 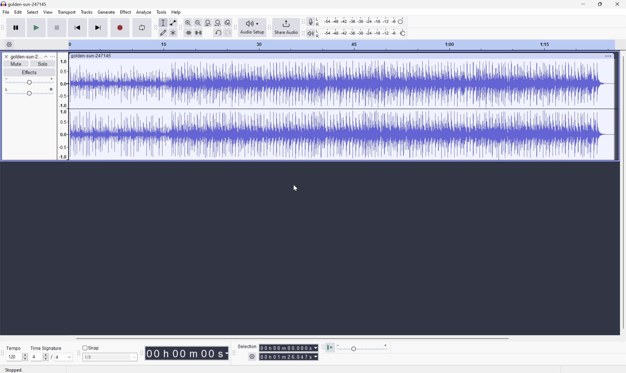 I want to click on Playback meter, so click(x=311, y=33).